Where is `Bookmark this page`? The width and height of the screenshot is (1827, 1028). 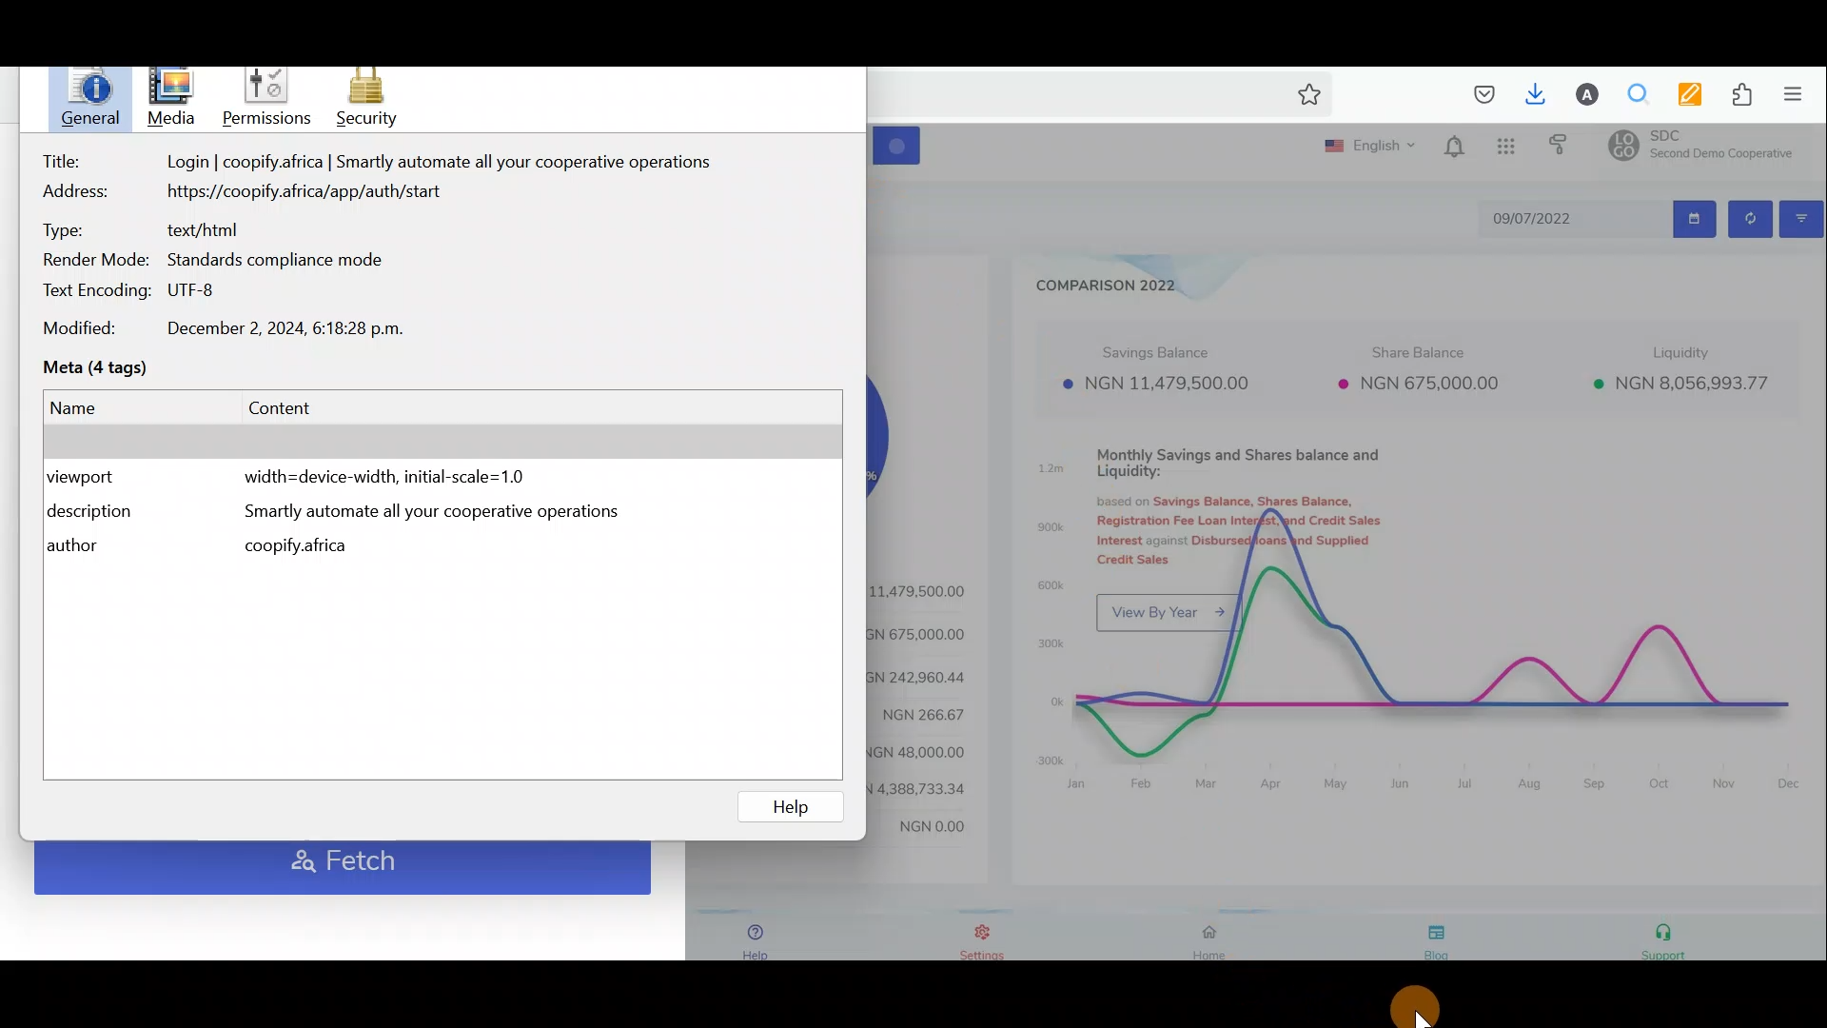 Bookmark this page is located at coordinates (1306, 98).